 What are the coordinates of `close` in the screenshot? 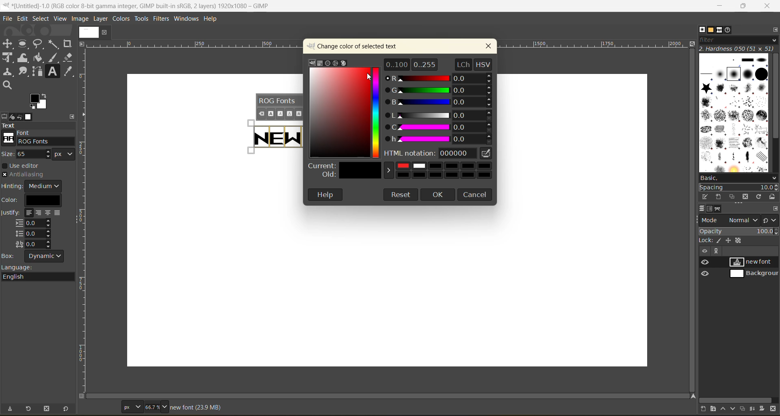 It's located at (768, 6).